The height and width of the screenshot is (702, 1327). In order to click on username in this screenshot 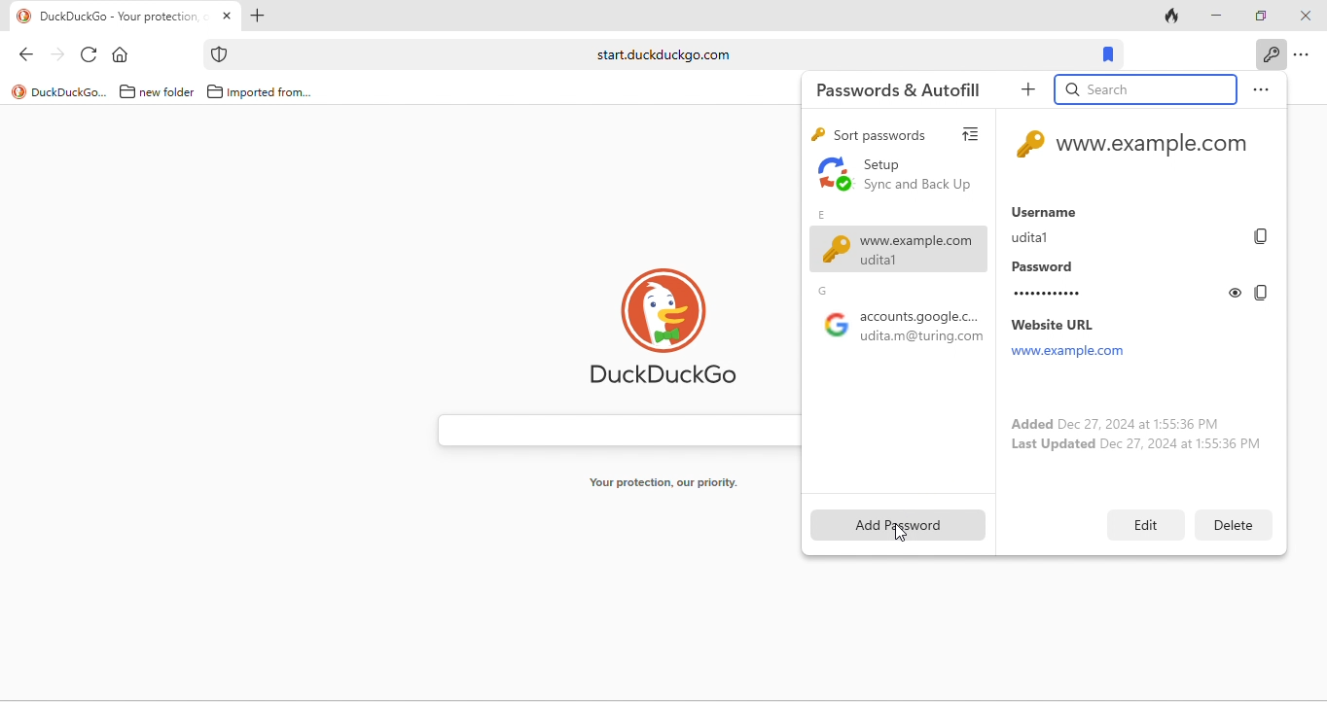, I will do `click(1044, 210)`.